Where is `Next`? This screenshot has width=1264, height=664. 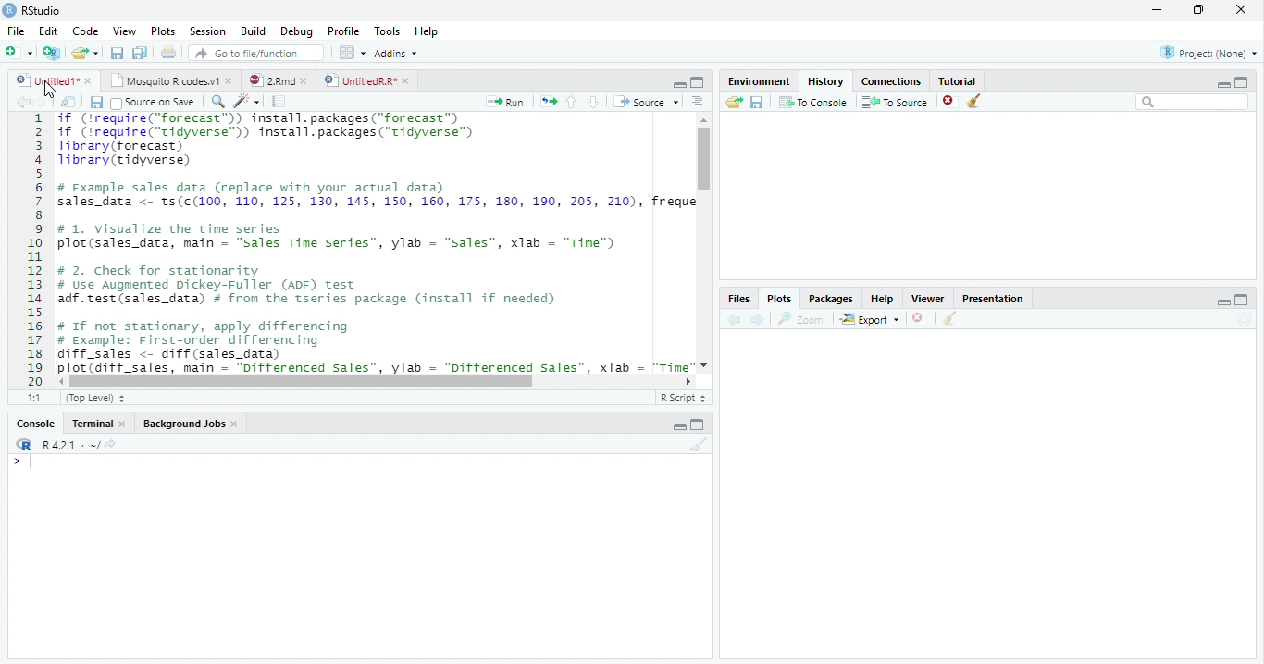 Next is located at coordinates (42, 102).